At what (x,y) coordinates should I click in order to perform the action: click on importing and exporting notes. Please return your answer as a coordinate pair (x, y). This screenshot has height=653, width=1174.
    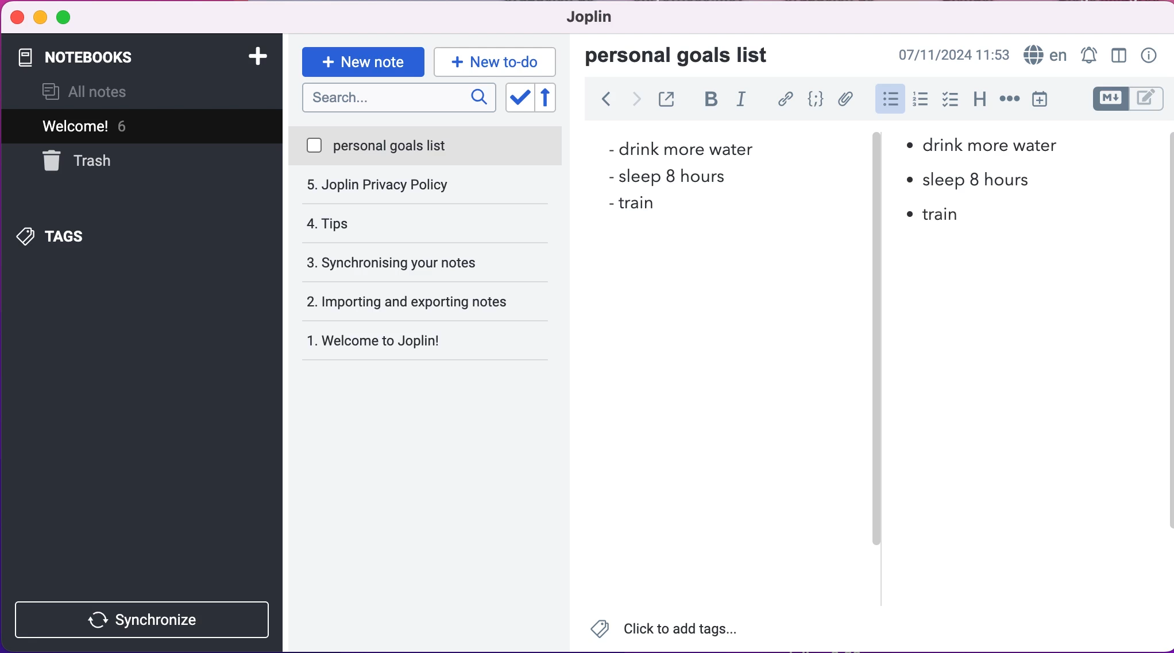
    Looking at the image, I should click on (431, 262).